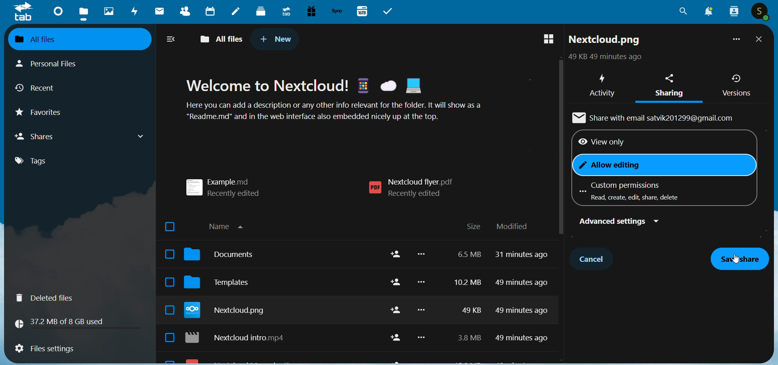  I want to click on close pane, so click(759, 40).